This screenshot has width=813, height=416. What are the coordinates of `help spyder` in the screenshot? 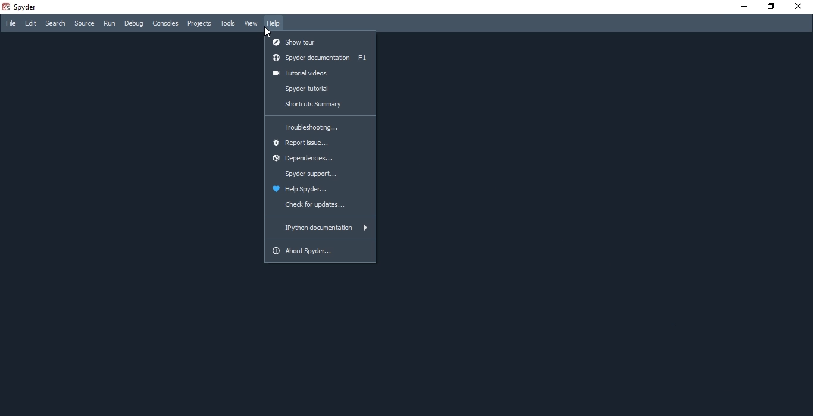 It's located at (318, 187).